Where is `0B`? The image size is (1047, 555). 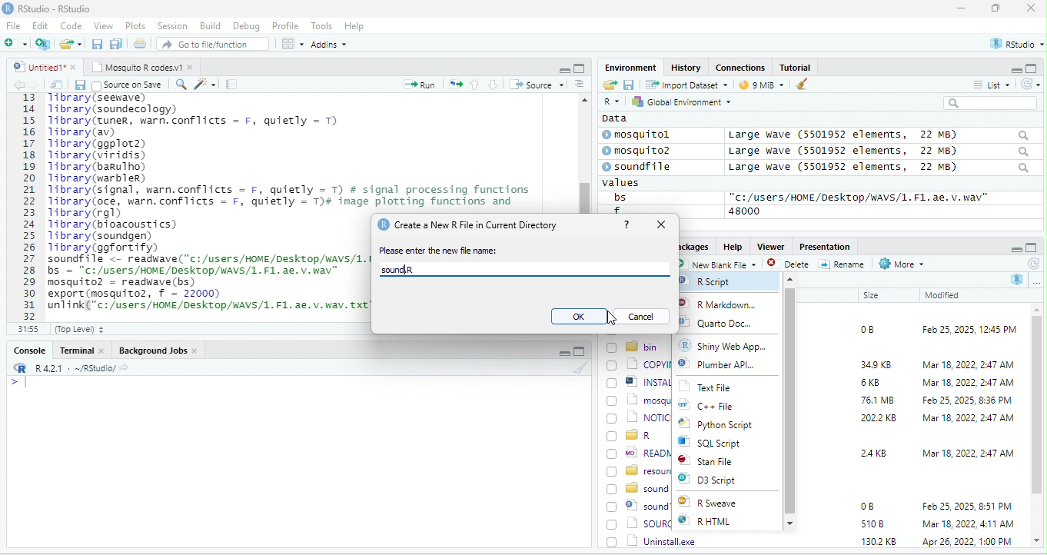 0B is located at coordinates (862, 327).